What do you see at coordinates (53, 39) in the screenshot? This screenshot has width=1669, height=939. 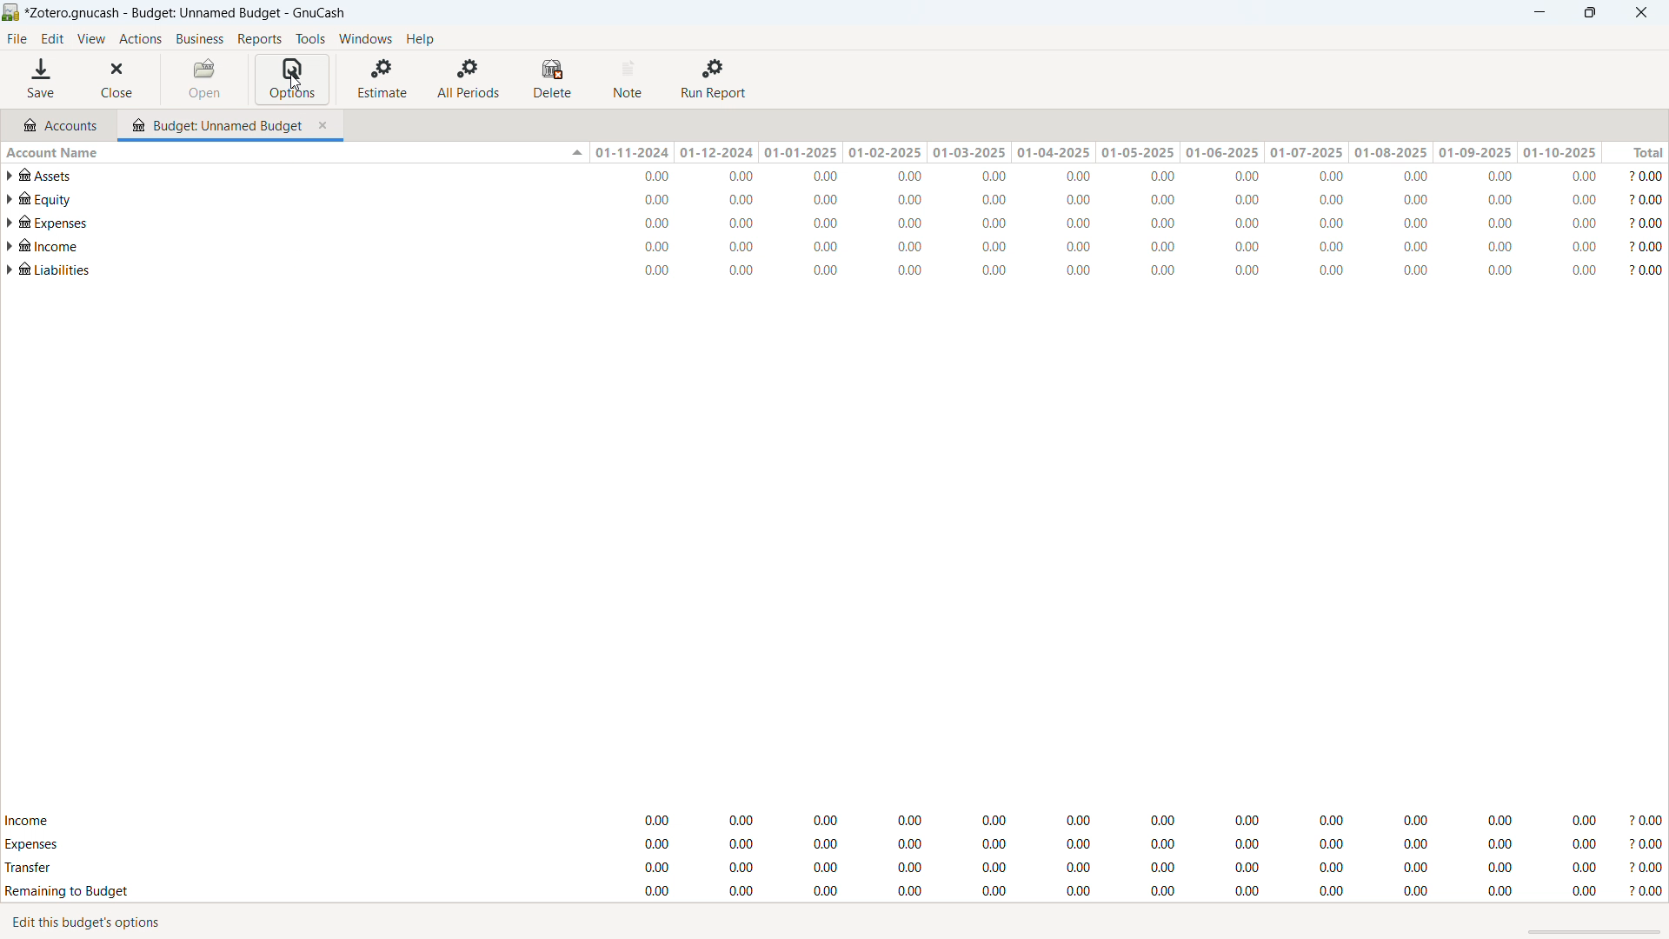 I see `edit` at bounding box center [53, 39].